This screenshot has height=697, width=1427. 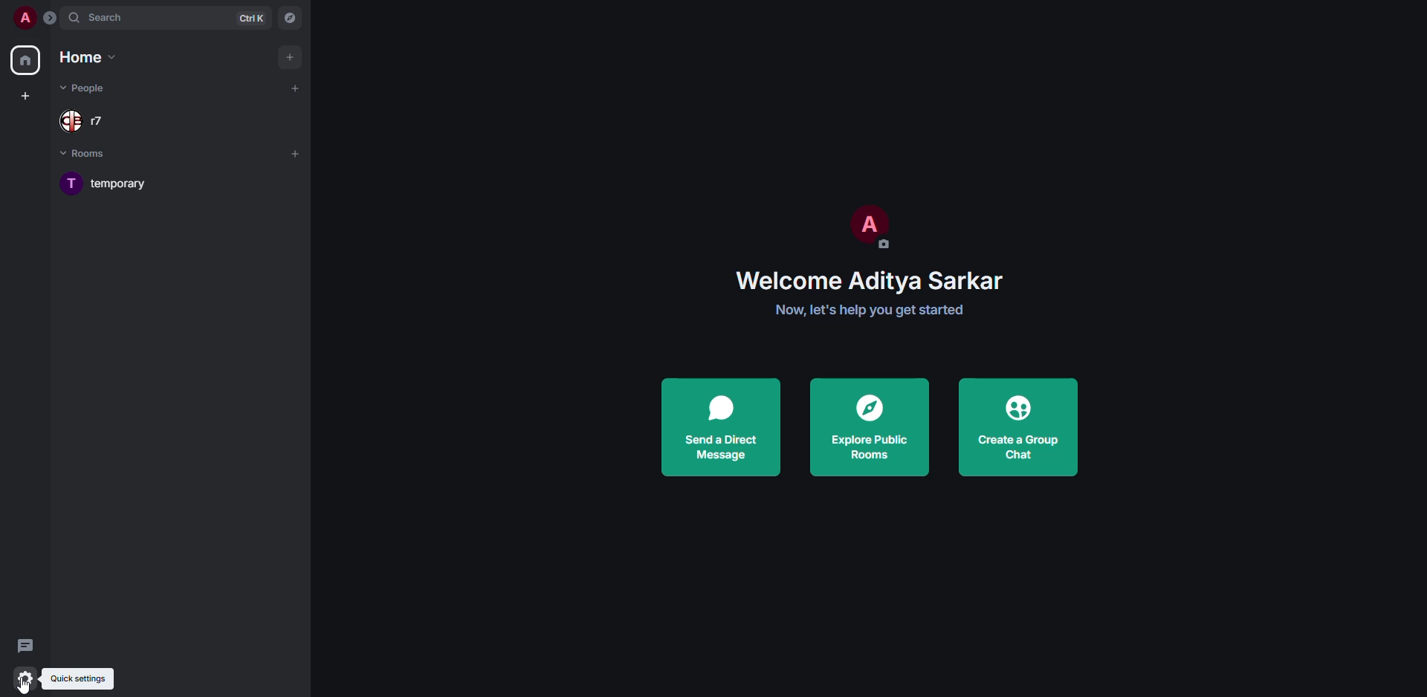 What do you see at coordinates (291, 20) in the screenshot?
I see `navigator` at bounding box center [291, 20].